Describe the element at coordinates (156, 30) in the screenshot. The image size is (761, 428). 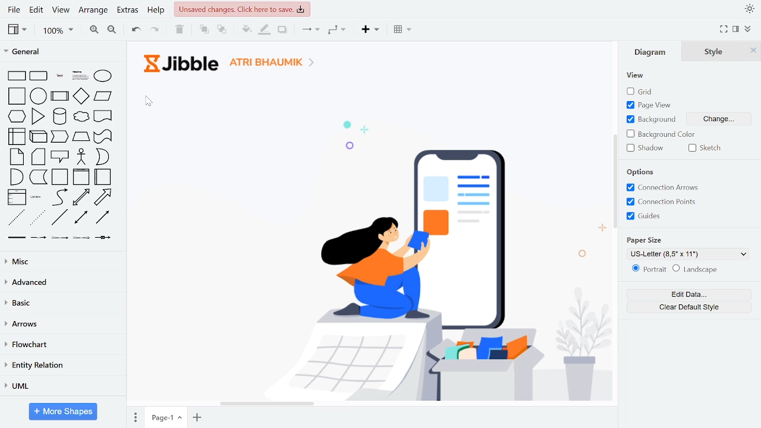
I see `redo` at that location.